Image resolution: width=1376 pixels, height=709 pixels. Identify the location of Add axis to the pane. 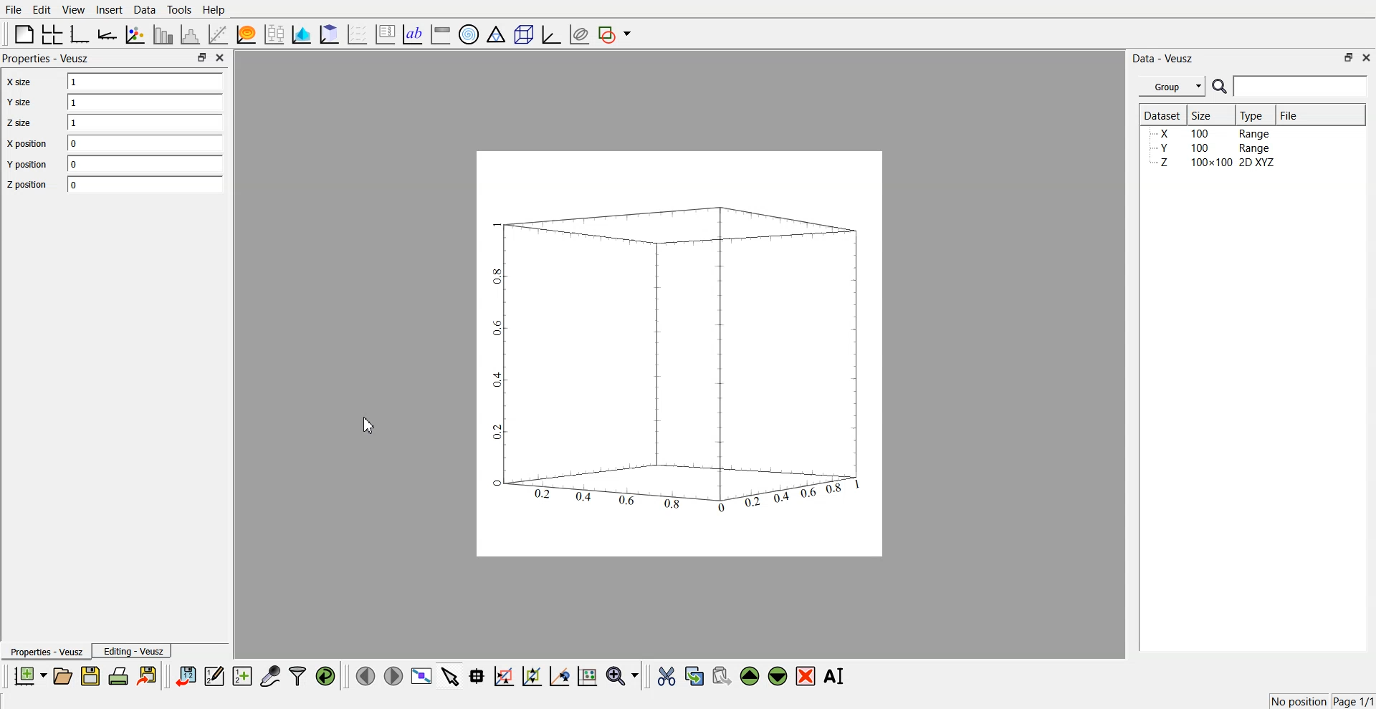
(107, 35).